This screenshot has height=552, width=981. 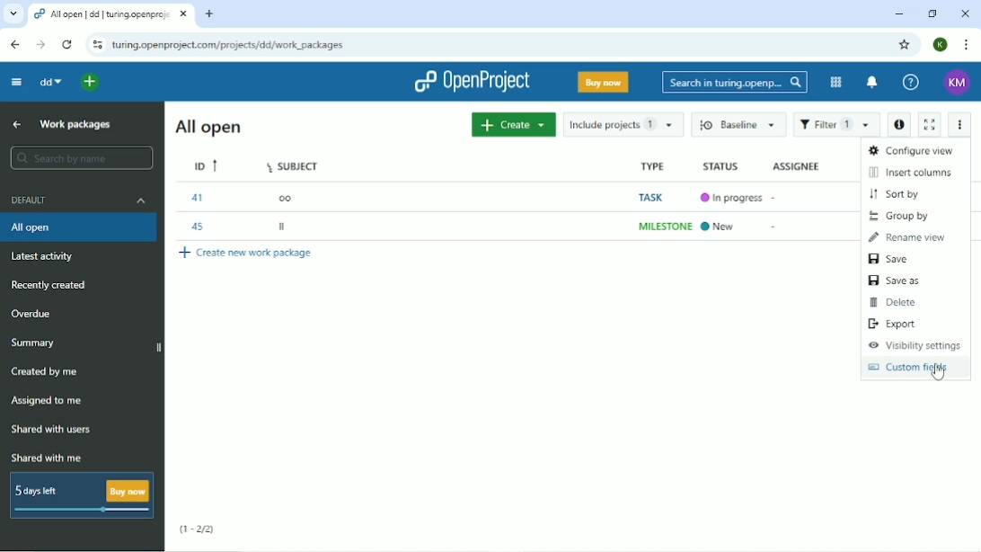 I want to click on In progress, so click(x=732, y=197).